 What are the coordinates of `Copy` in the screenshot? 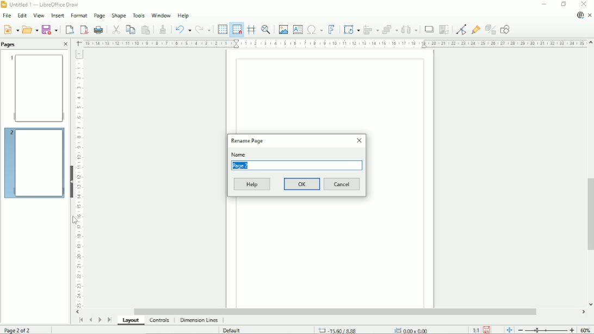 It's located at (130, 29).